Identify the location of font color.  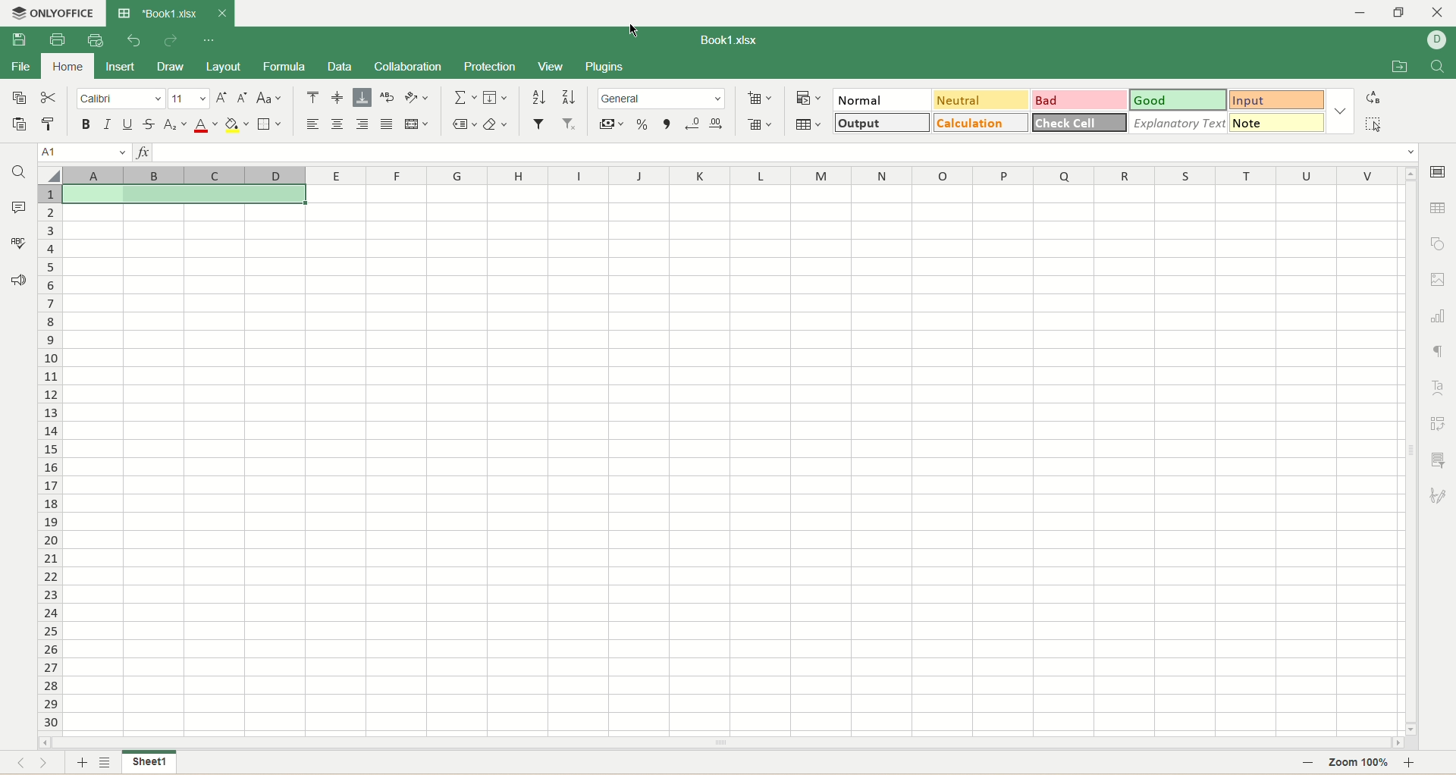
(206, 126).